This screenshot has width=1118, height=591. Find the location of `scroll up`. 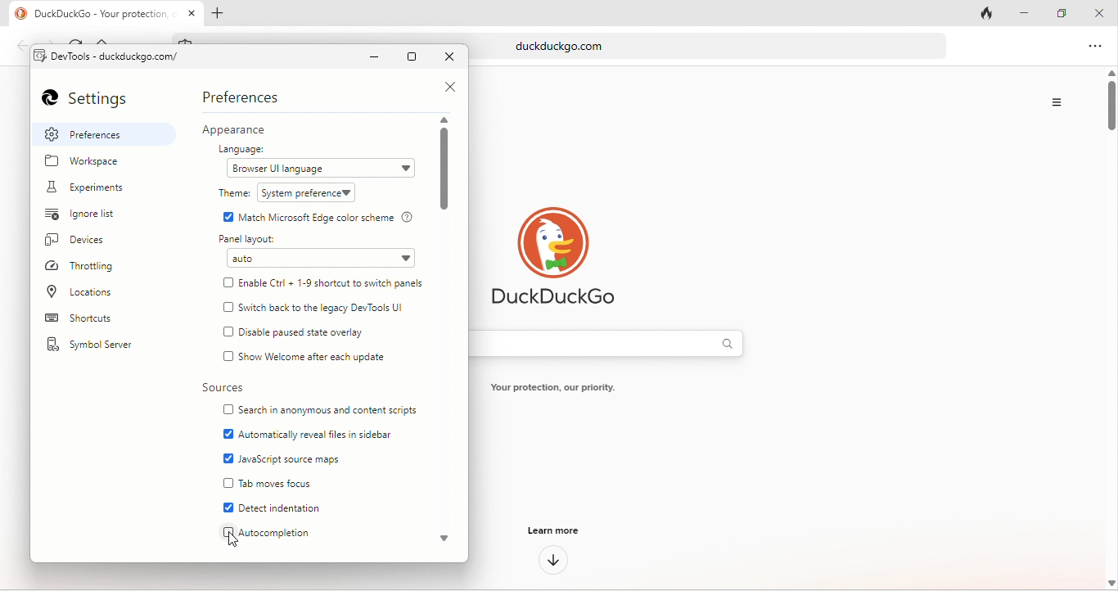

scroll up is located at coordinates (443, 120).